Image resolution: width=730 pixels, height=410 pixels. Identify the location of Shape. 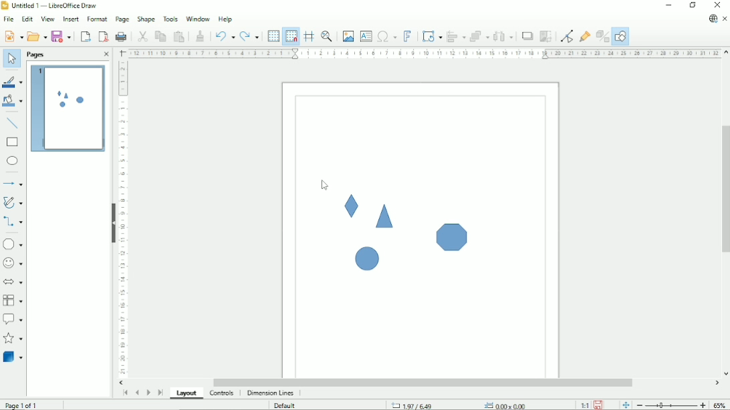
(146, 19).